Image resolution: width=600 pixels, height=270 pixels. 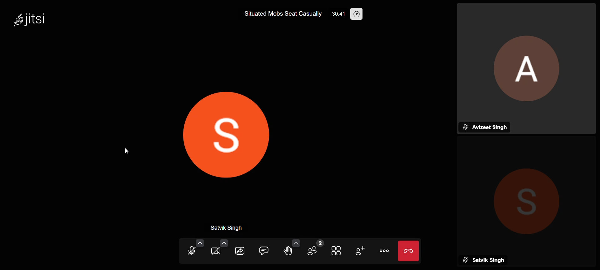 I want to click on unmute mic, so click(x=189, y=251).